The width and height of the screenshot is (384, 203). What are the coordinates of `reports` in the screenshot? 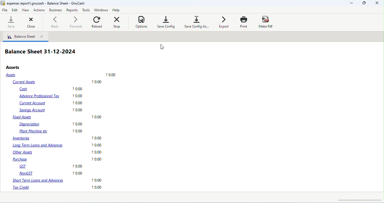 It's located at (72, 10).